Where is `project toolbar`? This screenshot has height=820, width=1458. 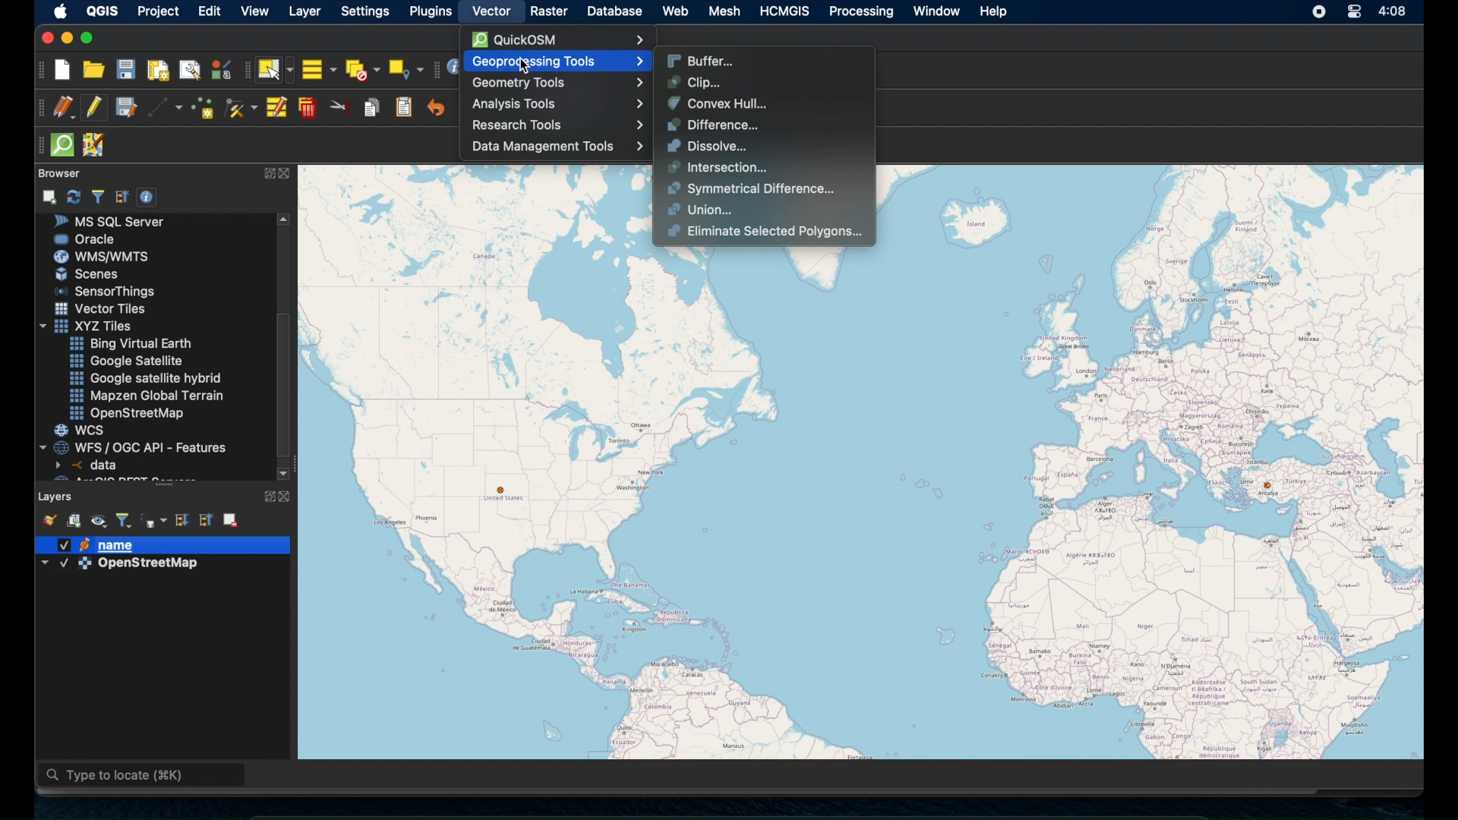
project toolbar is located at coordinates (39, 70).